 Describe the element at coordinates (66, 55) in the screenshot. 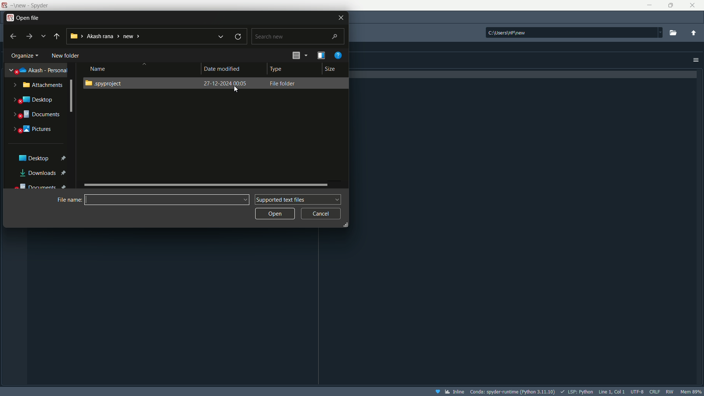

I see `new folder` at that location.